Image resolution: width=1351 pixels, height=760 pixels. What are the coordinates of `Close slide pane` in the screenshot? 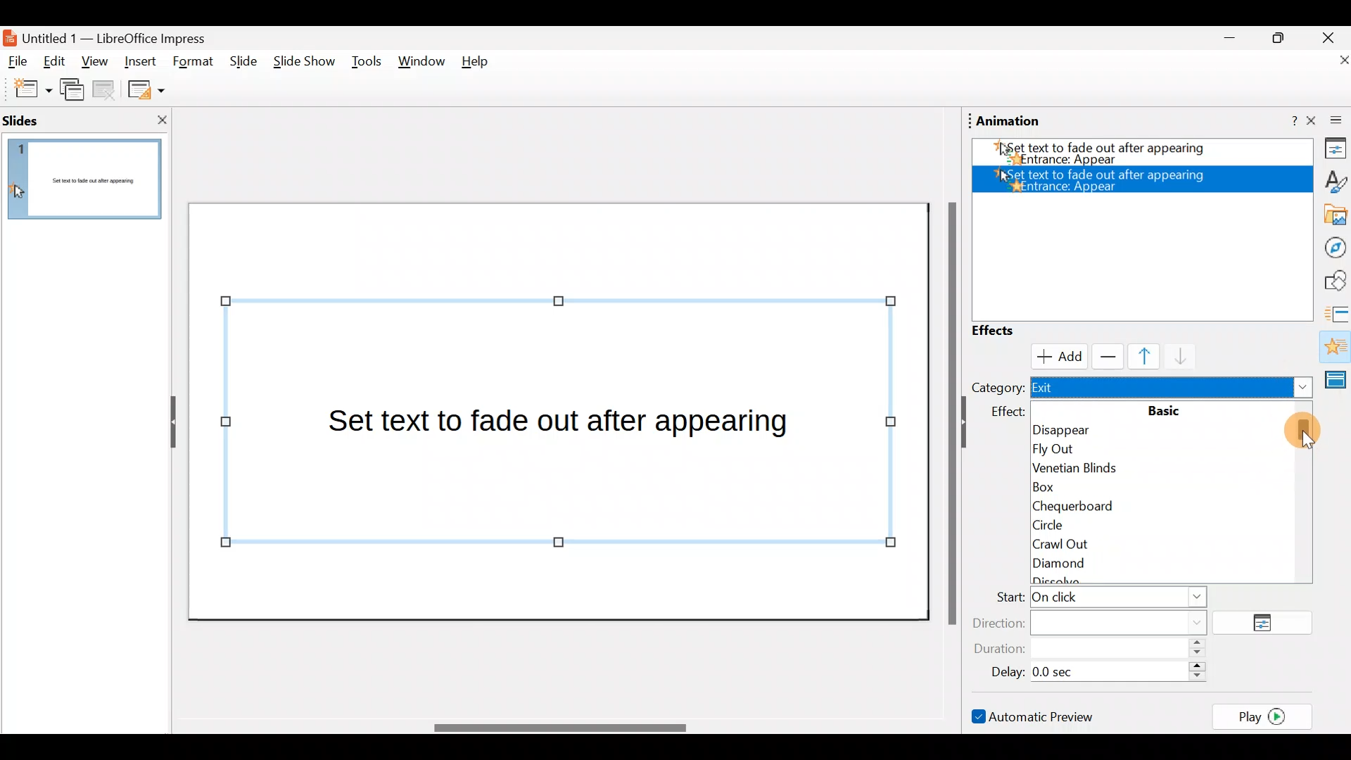 It's located at (158, 120).